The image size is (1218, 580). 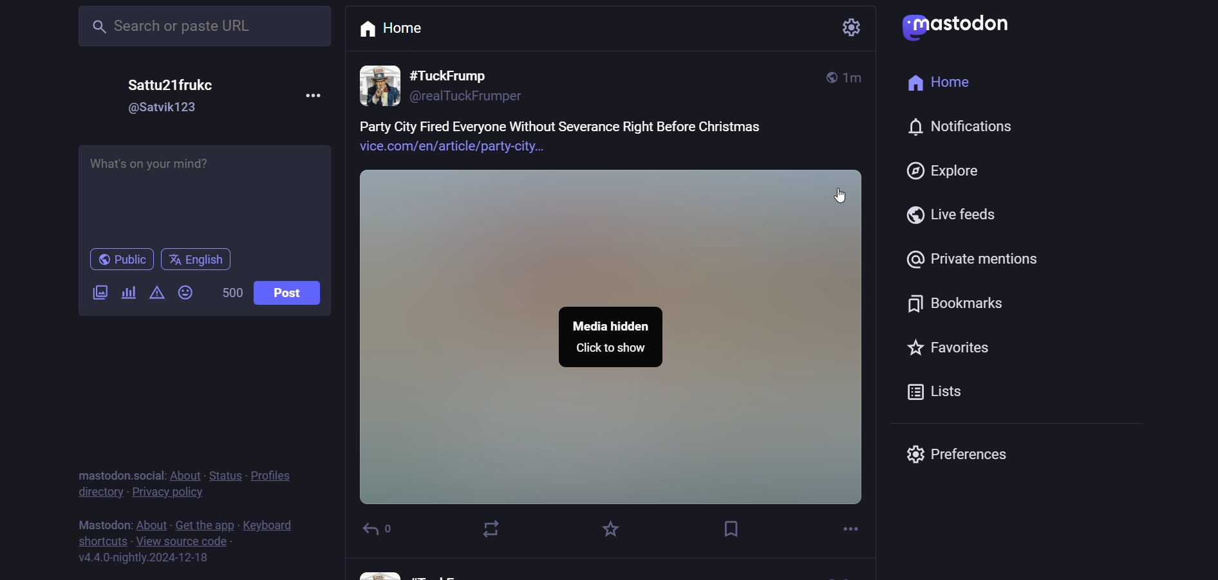 What do you see at coordinates (314, 96) in the screenshot?
I see `Menu` at bounding box center [314, 96].